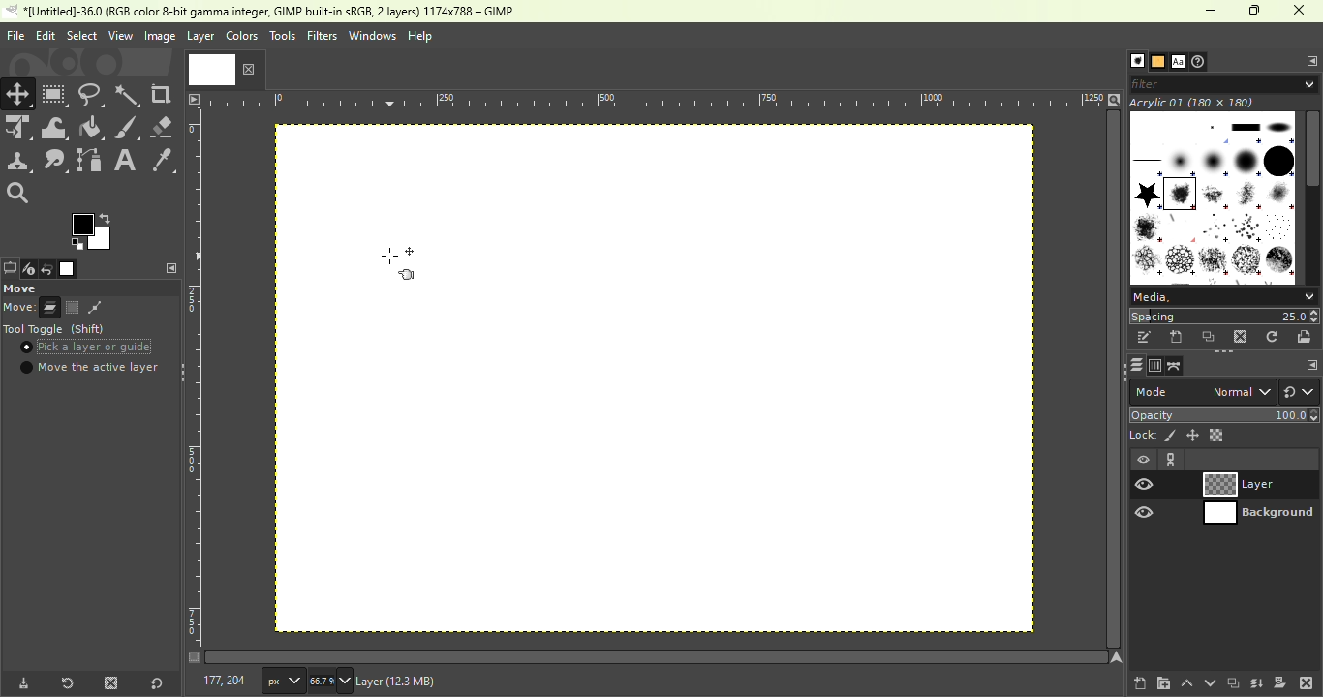 This screenshot has height=697, width=1323. I want to click on Move this layer to the bottom of the layer stack, so click(1208, 682).